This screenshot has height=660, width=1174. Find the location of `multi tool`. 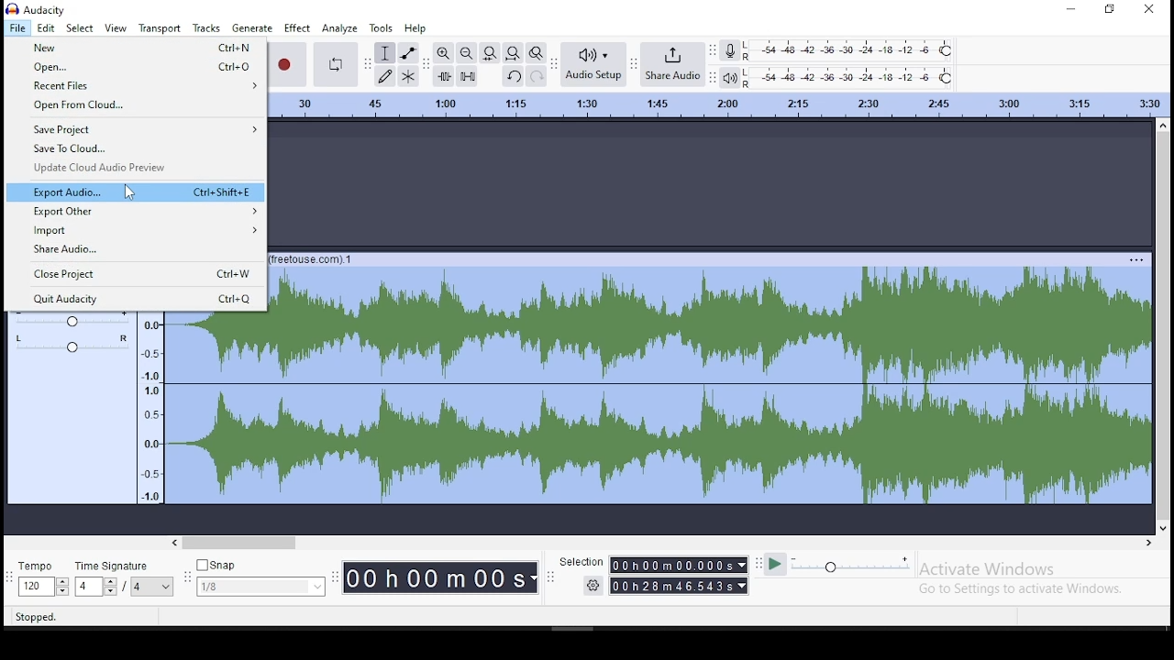

multi tool is located at coordinates (408, 75).